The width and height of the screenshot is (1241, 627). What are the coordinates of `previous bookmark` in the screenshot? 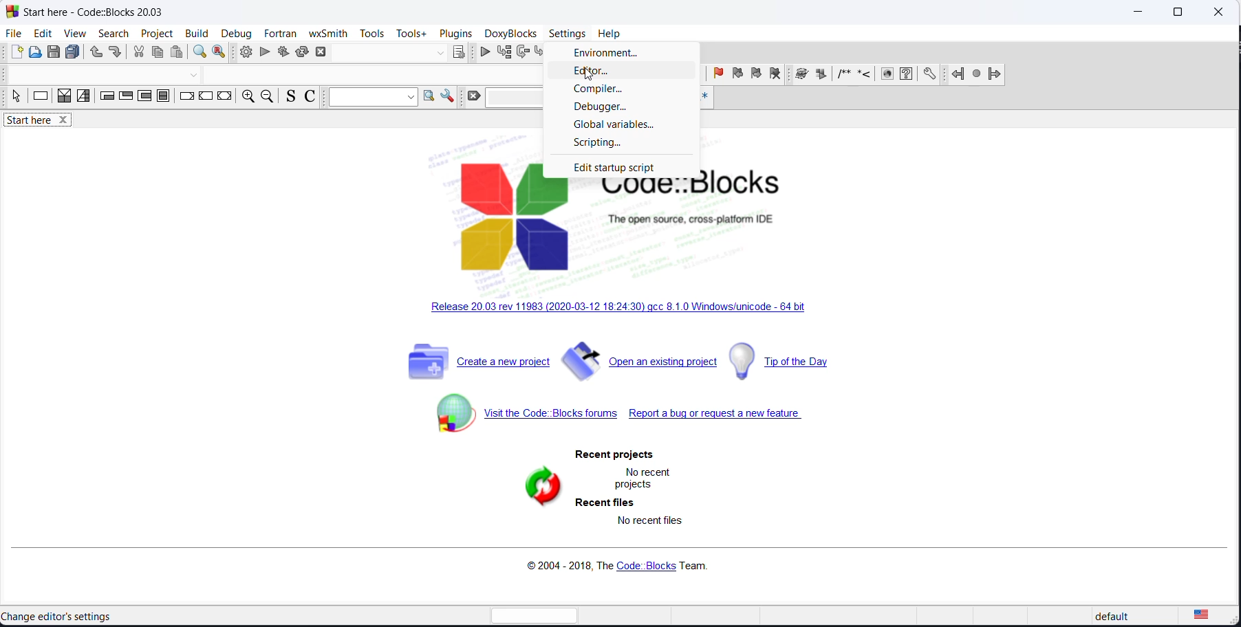 It's located at (737, 75).